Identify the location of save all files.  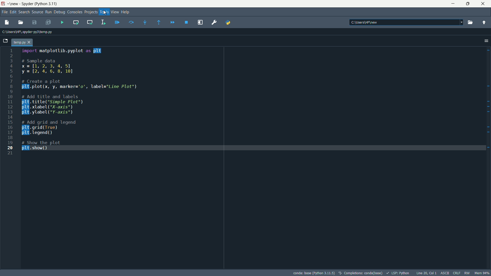
(48, 22).